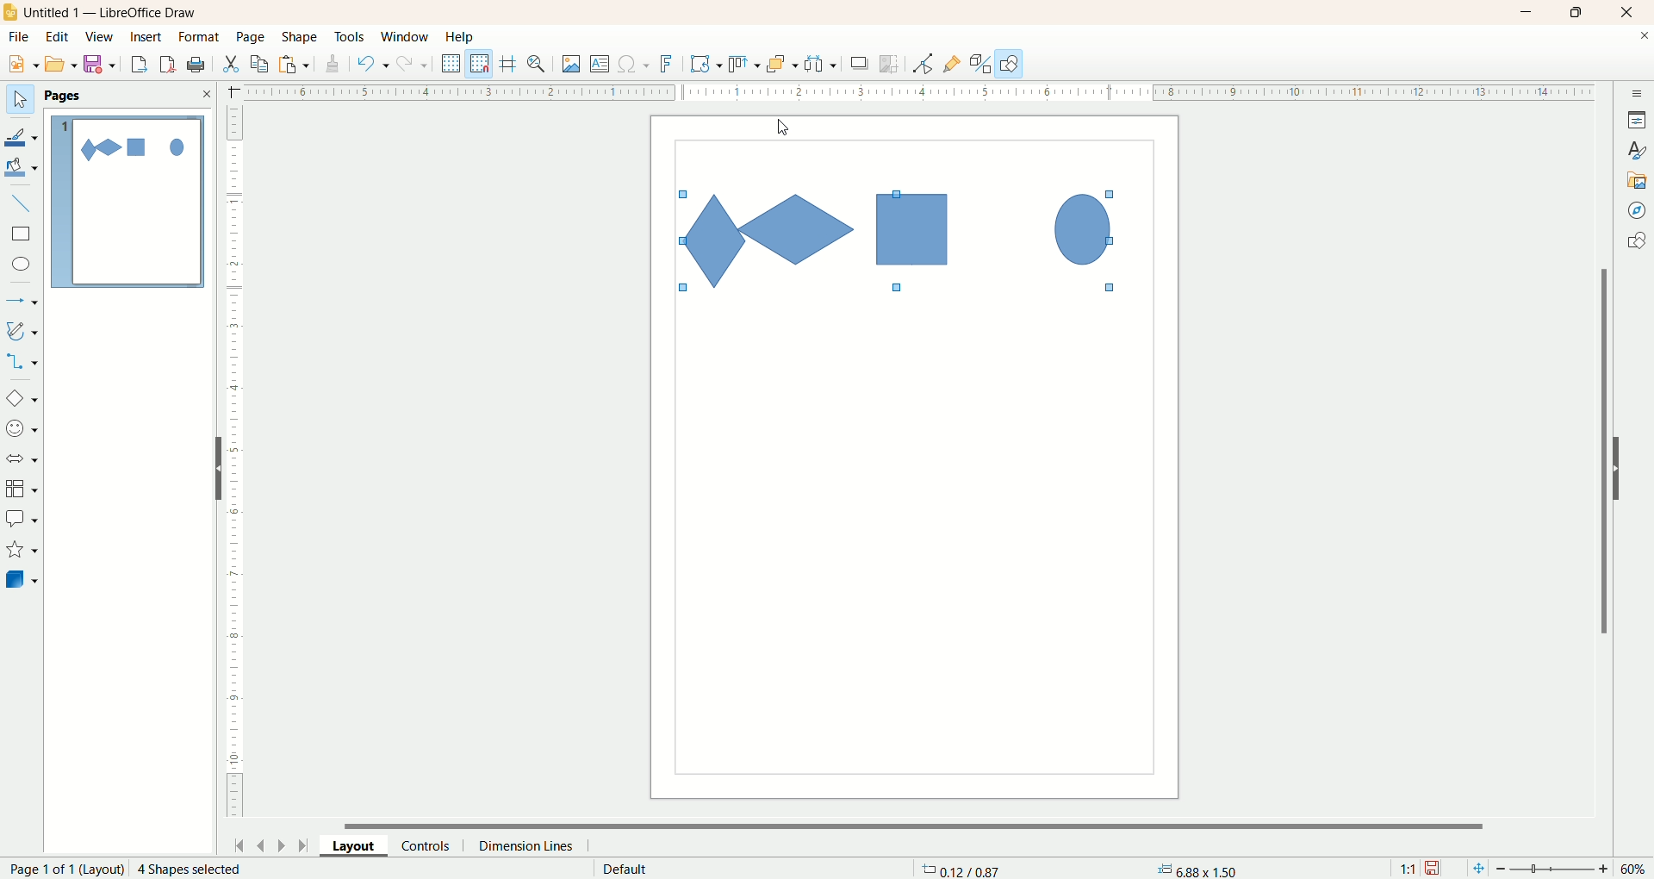 This screenshot has width=1654, height=879. What do you see at coordinates (101, 37) in the screenshot?
I see `view` at bounding box center [101, 37].